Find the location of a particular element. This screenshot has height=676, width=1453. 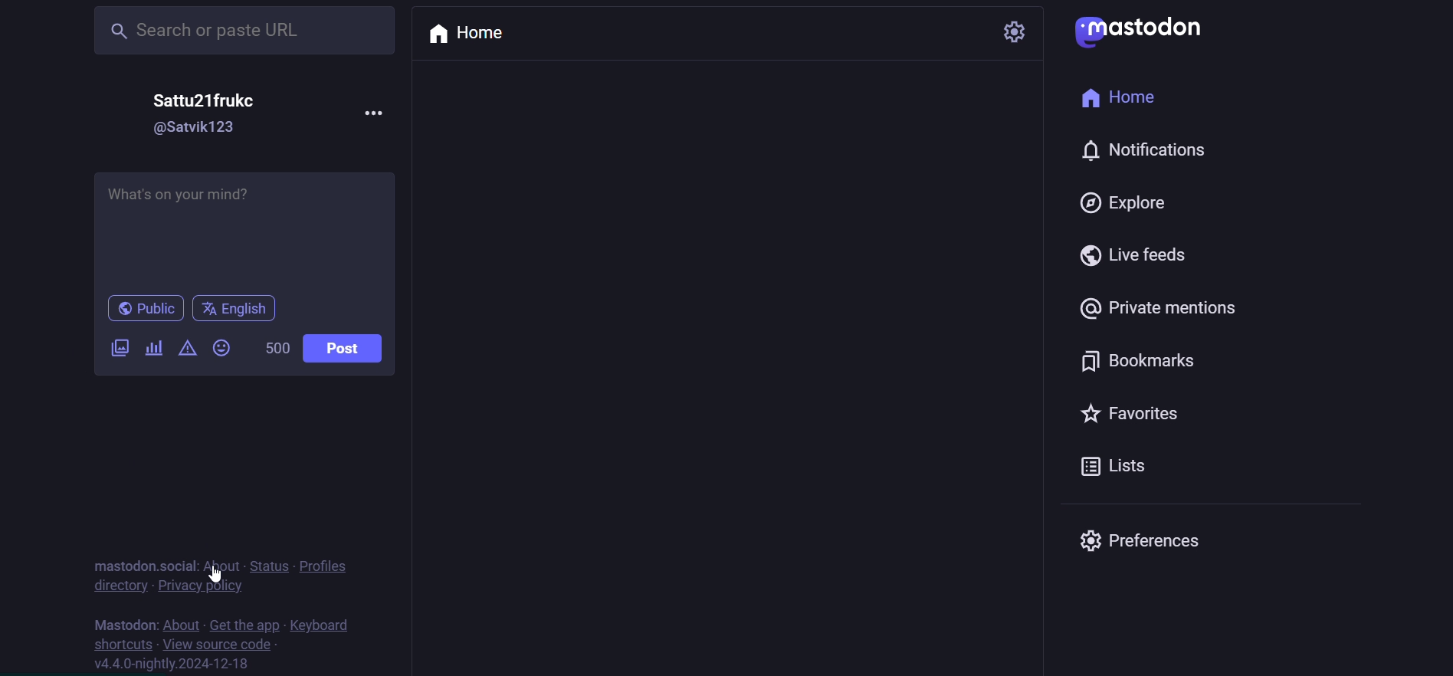

english is located at coordinates (237, 309).